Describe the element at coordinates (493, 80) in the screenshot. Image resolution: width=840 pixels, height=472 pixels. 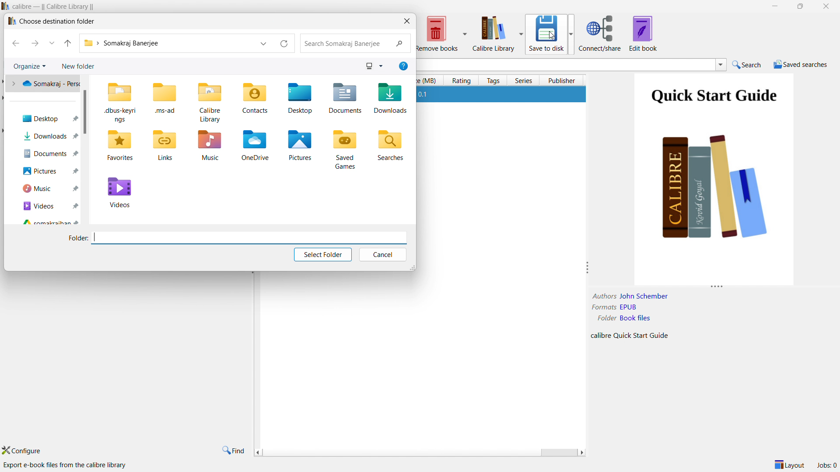
I see `tags` at that location.